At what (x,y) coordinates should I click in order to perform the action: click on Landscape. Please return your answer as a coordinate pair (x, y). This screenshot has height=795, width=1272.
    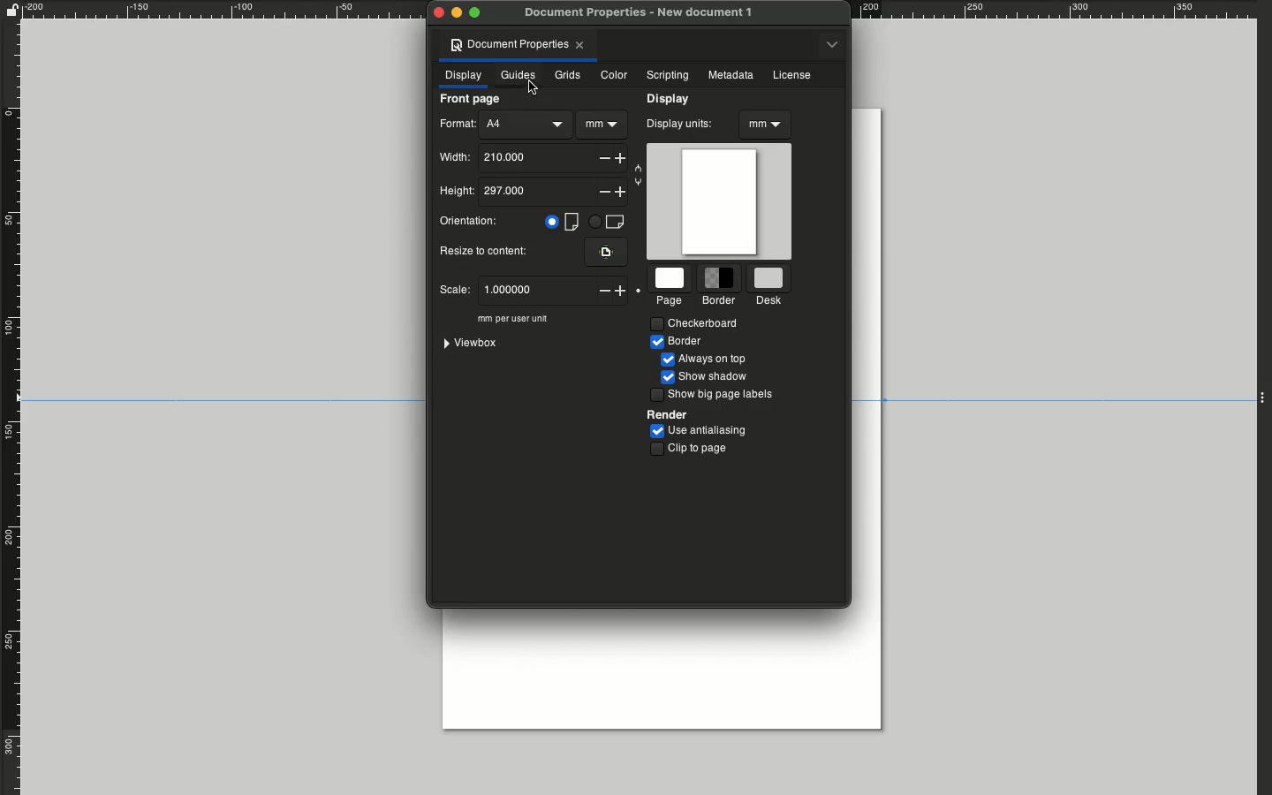
    Looking at the image, I should click on (607, 222).